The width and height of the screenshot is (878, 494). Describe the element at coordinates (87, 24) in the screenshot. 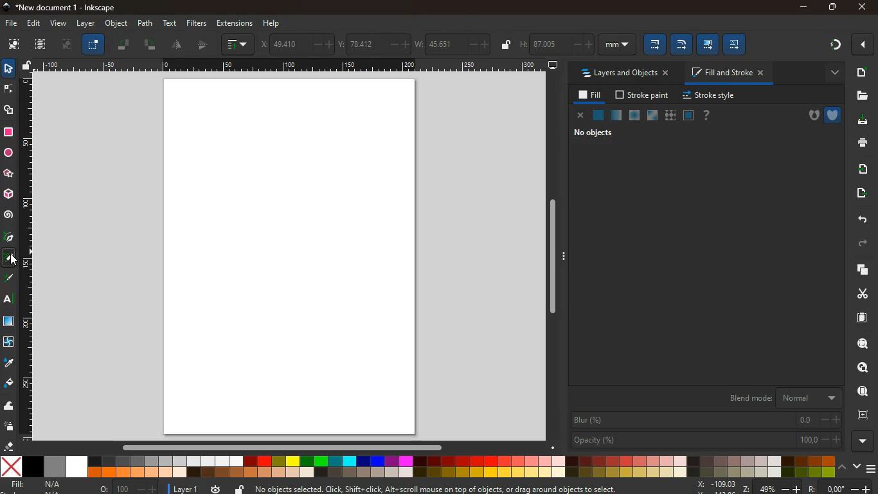

I see `layer` at that location.